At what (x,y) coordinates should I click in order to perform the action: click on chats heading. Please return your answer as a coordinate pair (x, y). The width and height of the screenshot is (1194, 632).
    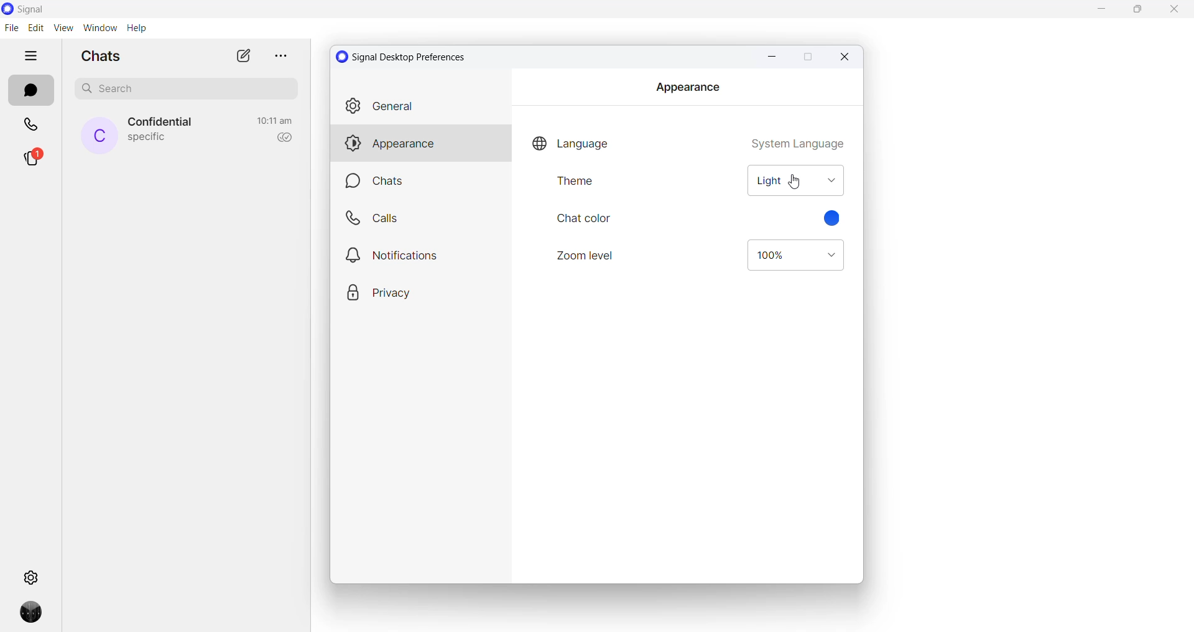
    Looking at the image, I should click on (105, 55).